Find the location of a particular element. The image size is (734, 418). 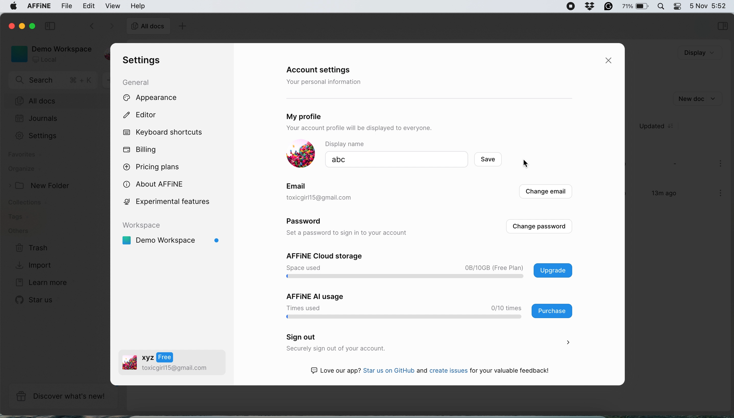

organize is located at coordinates (24, 170).